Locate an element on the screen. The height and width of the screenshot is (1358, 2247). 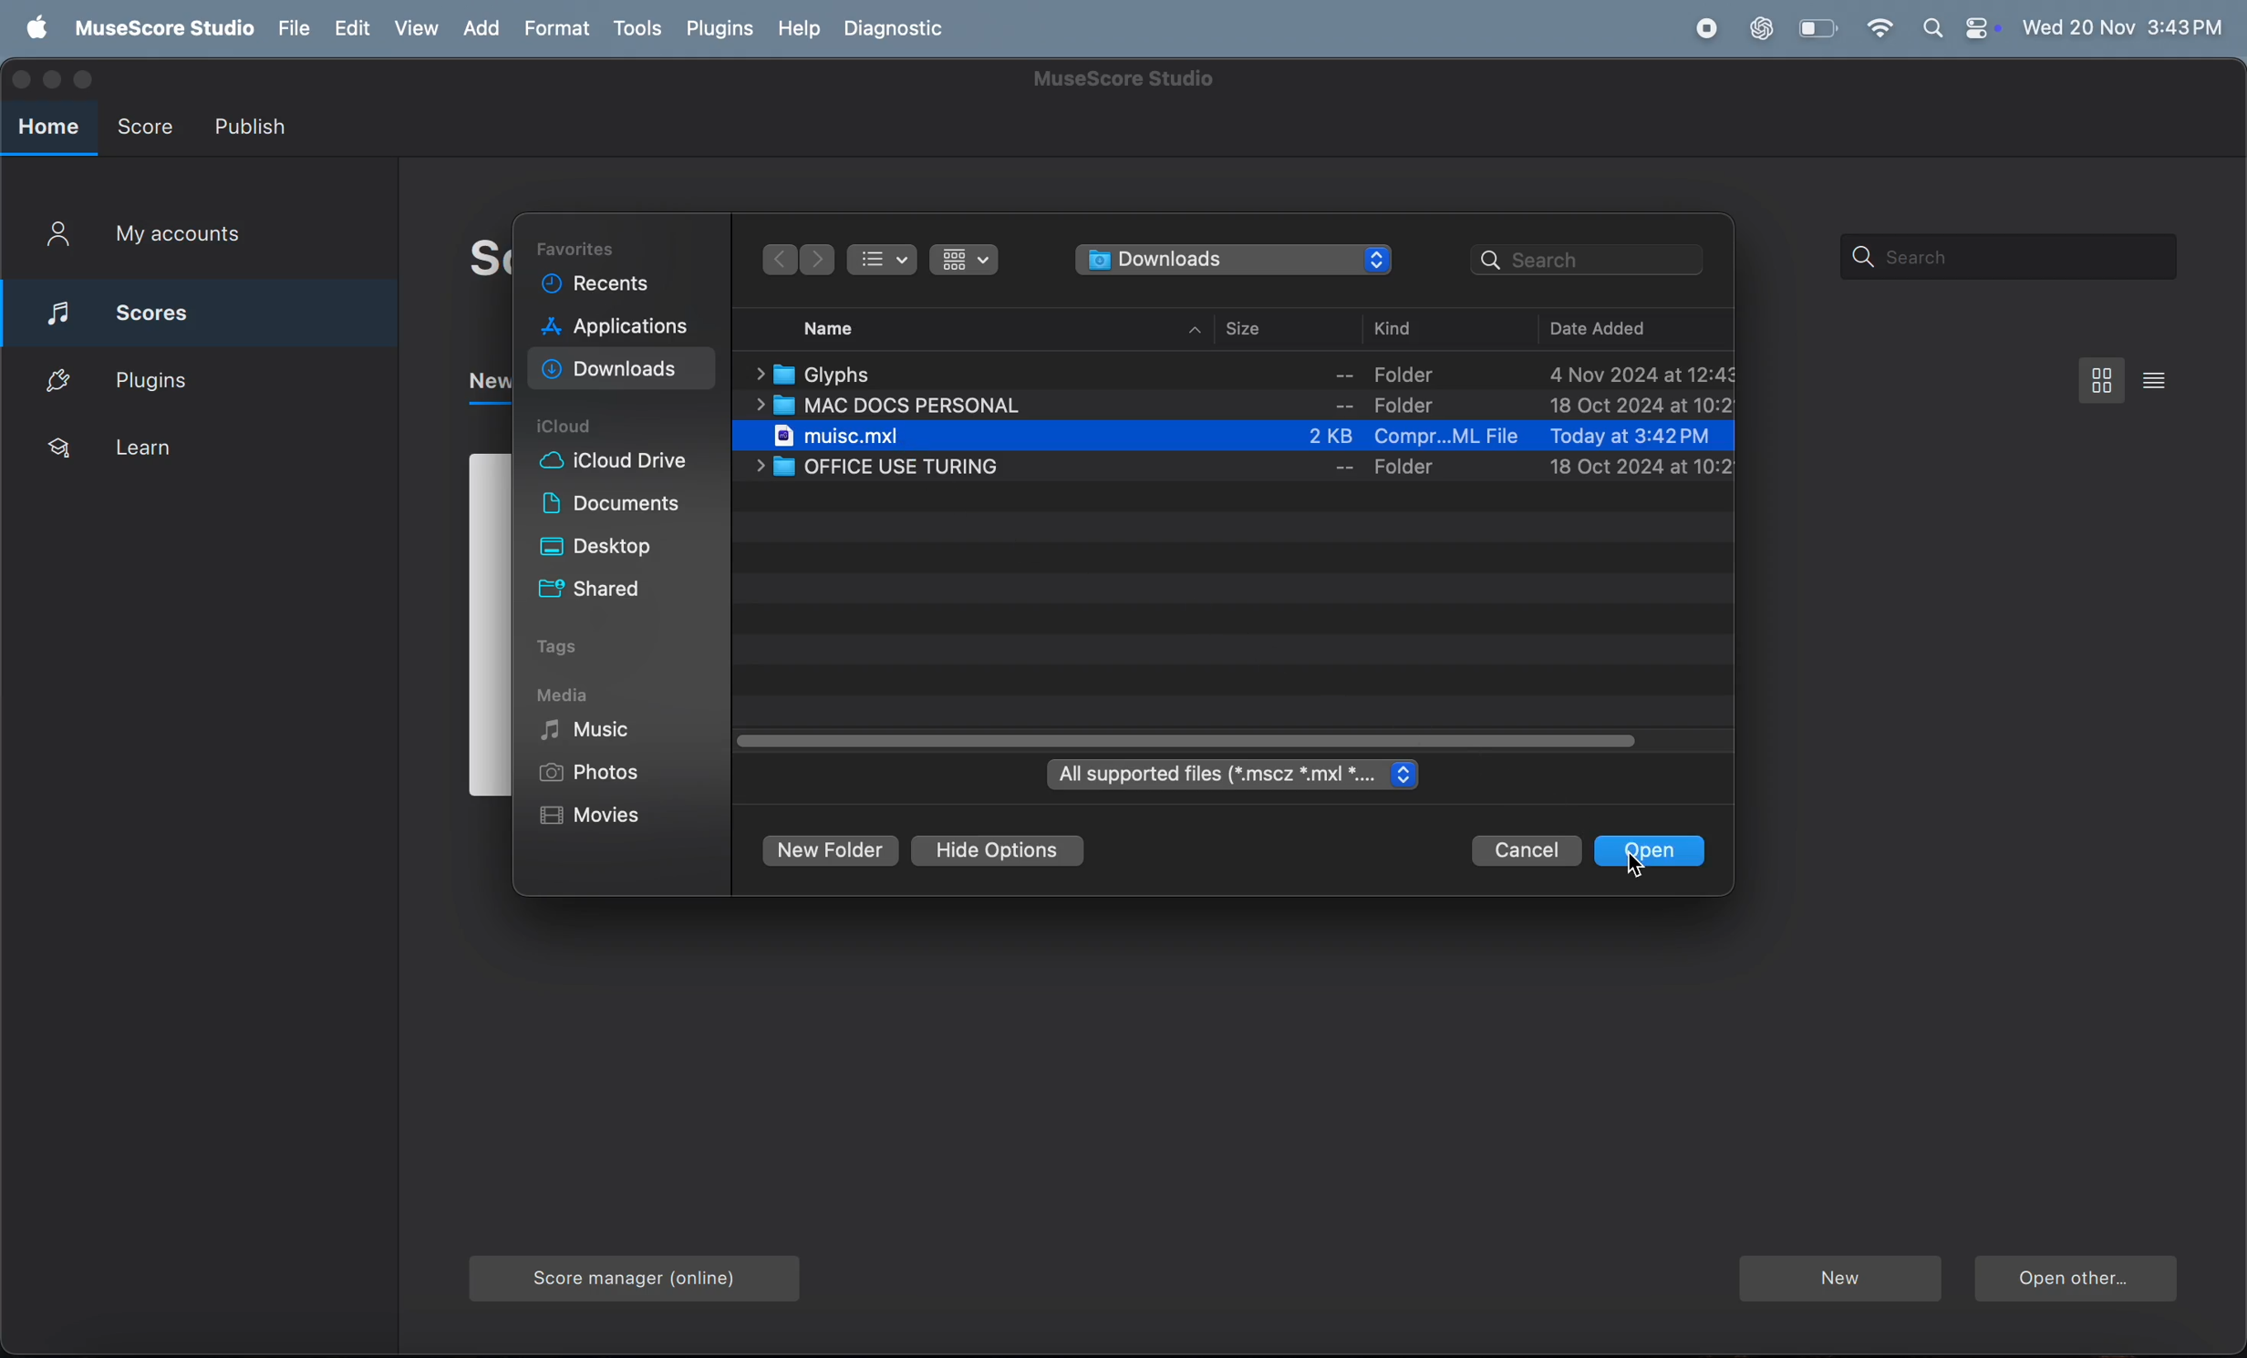
new folder is located at coordinates (829, 853).